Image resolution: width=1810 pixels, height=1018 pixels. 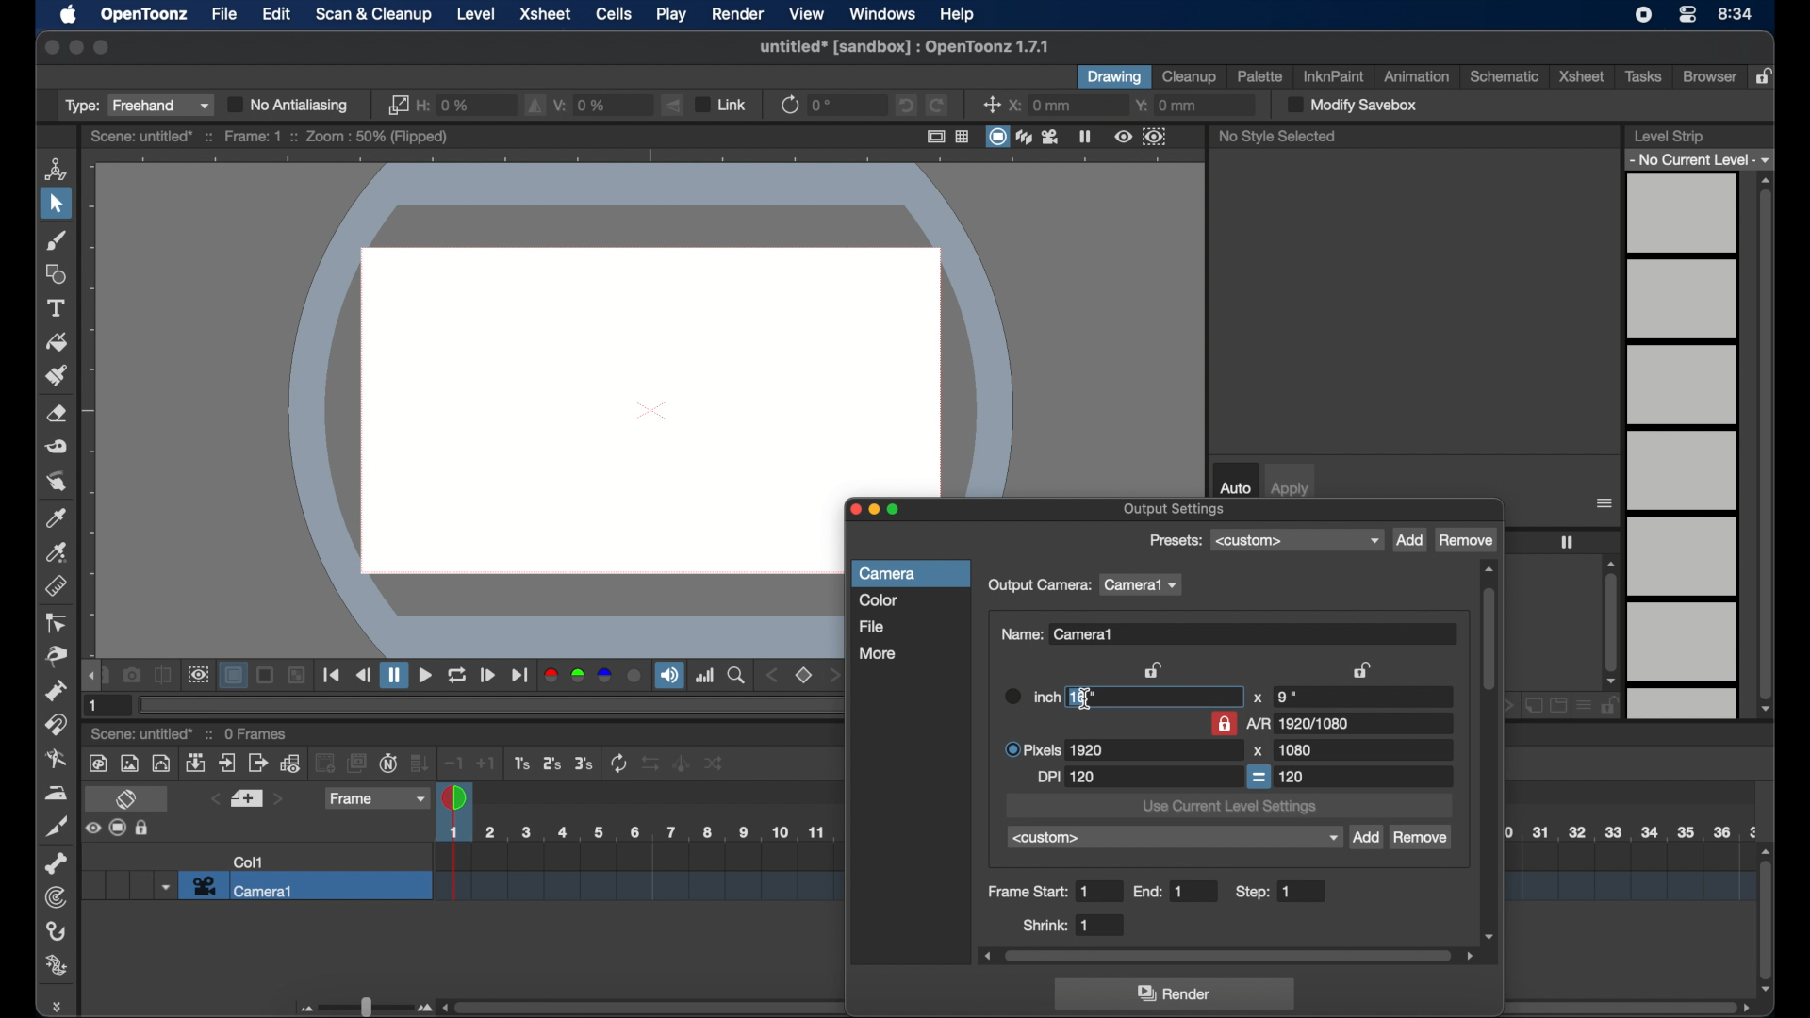 What do you see at coordinates (58, 552) in the screenshot?
I see `rgb picker tool` at bounding box center [58, 552].